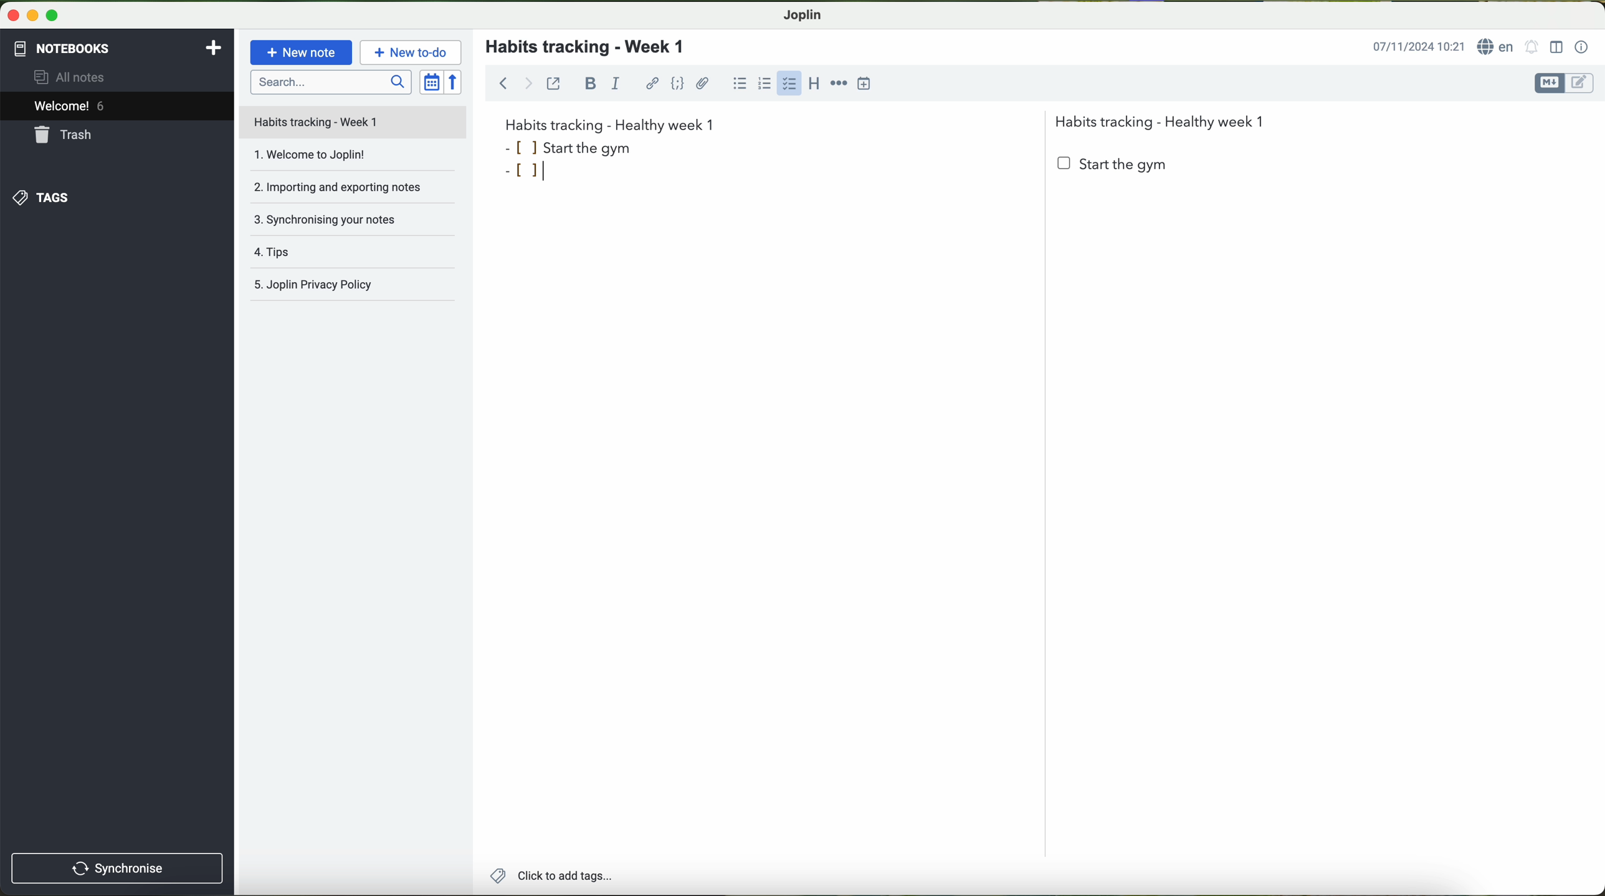 Image resolution: width=1605 pixels, height=896 pixels. What do you see at coordinates (1557, 47) in the screenshot?
I see `toggle editor layout` at bounding box center [1557, 47].